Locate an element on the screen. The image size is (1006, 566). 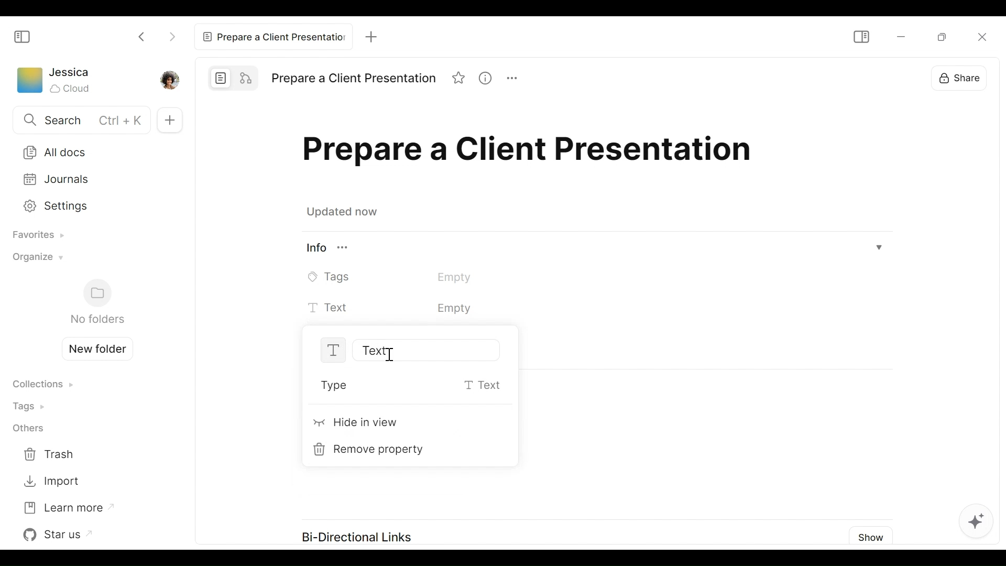
Folders is located at coordinates (96, 302).